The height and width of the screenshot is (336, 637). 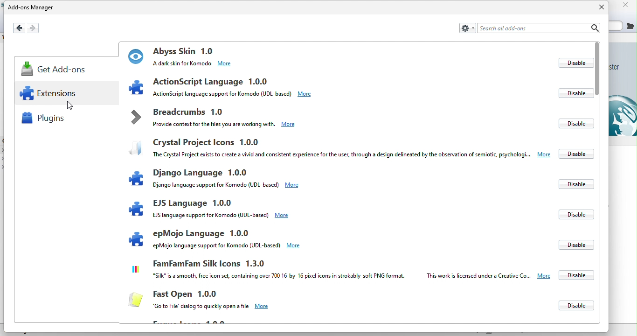 I want to click on setting, so click(x=467, y=27).